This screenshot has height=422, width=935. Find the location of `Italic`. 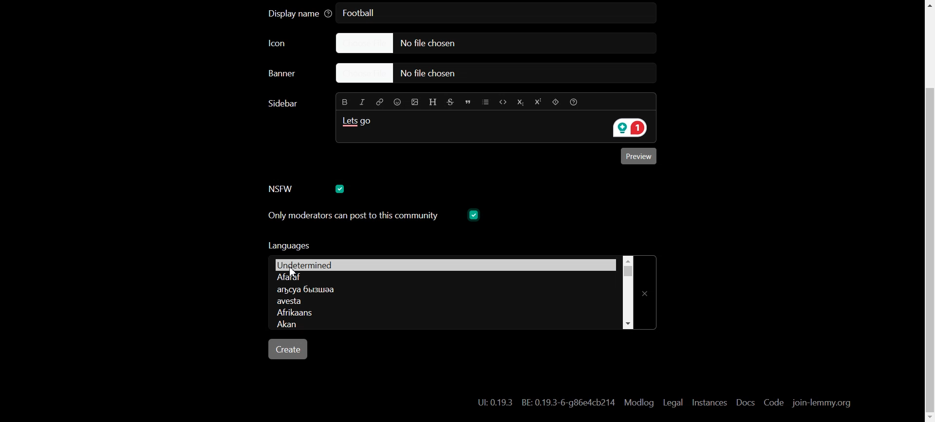

Italic is located at coordinates (363, 101).